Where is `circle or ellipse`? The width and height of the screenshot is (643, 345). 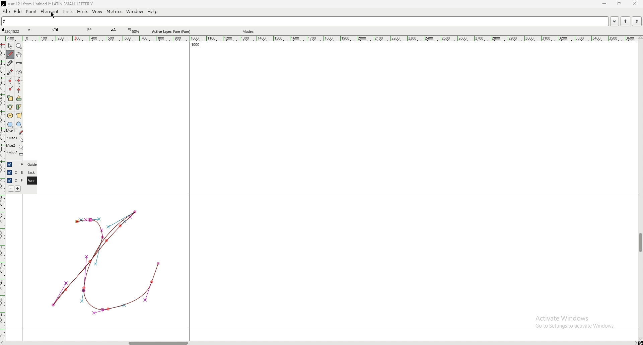 circle or ellipse is located at coordinates (10, 124).